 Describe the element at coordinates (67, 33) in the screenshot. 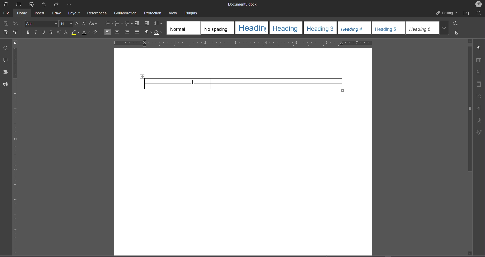

I see `Subscript` at that location.